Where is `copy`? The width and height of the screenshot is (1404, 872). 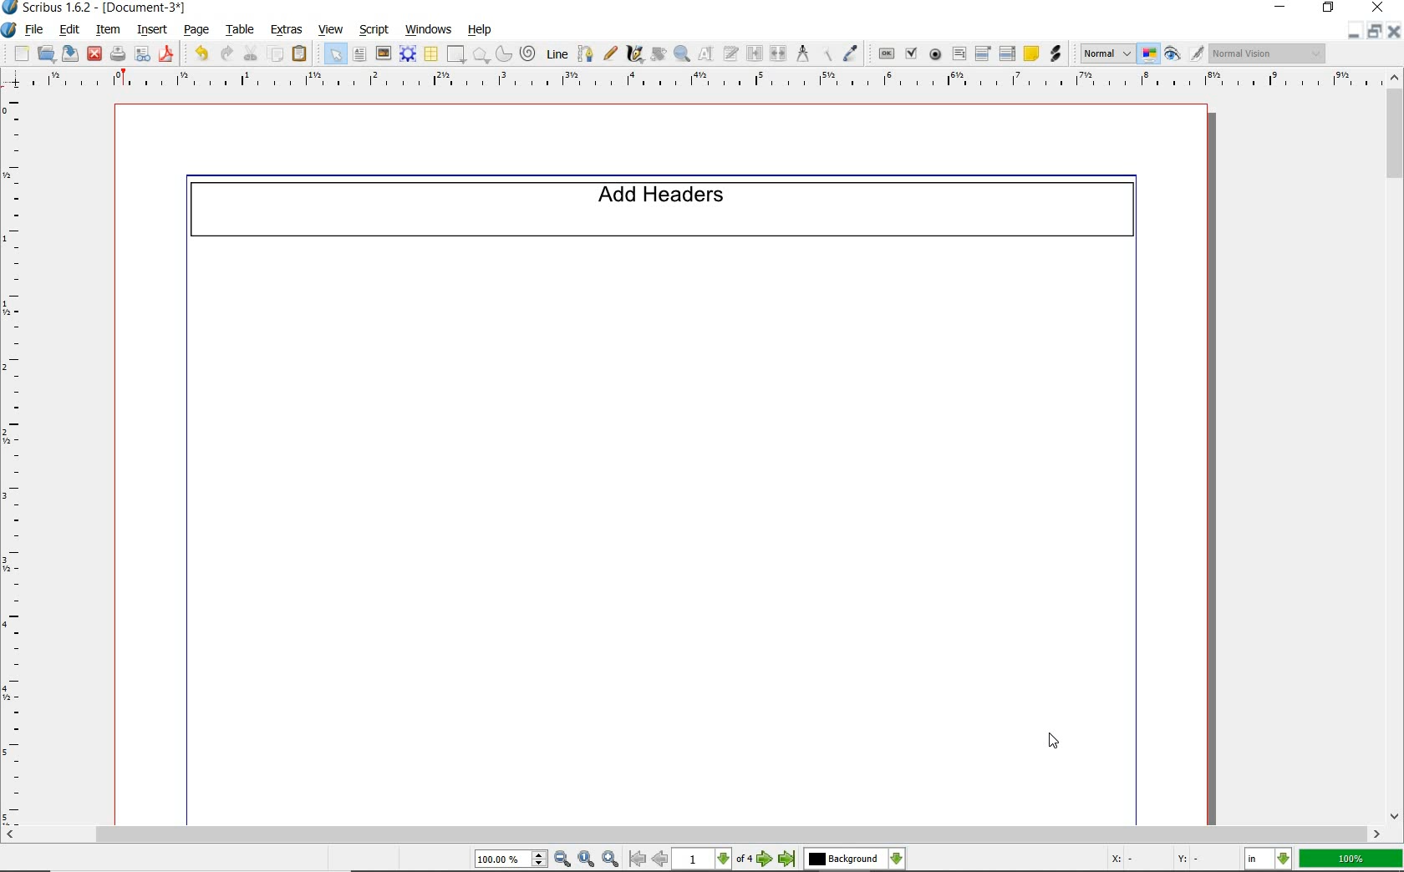
copy is located at coordinates (276, 56).